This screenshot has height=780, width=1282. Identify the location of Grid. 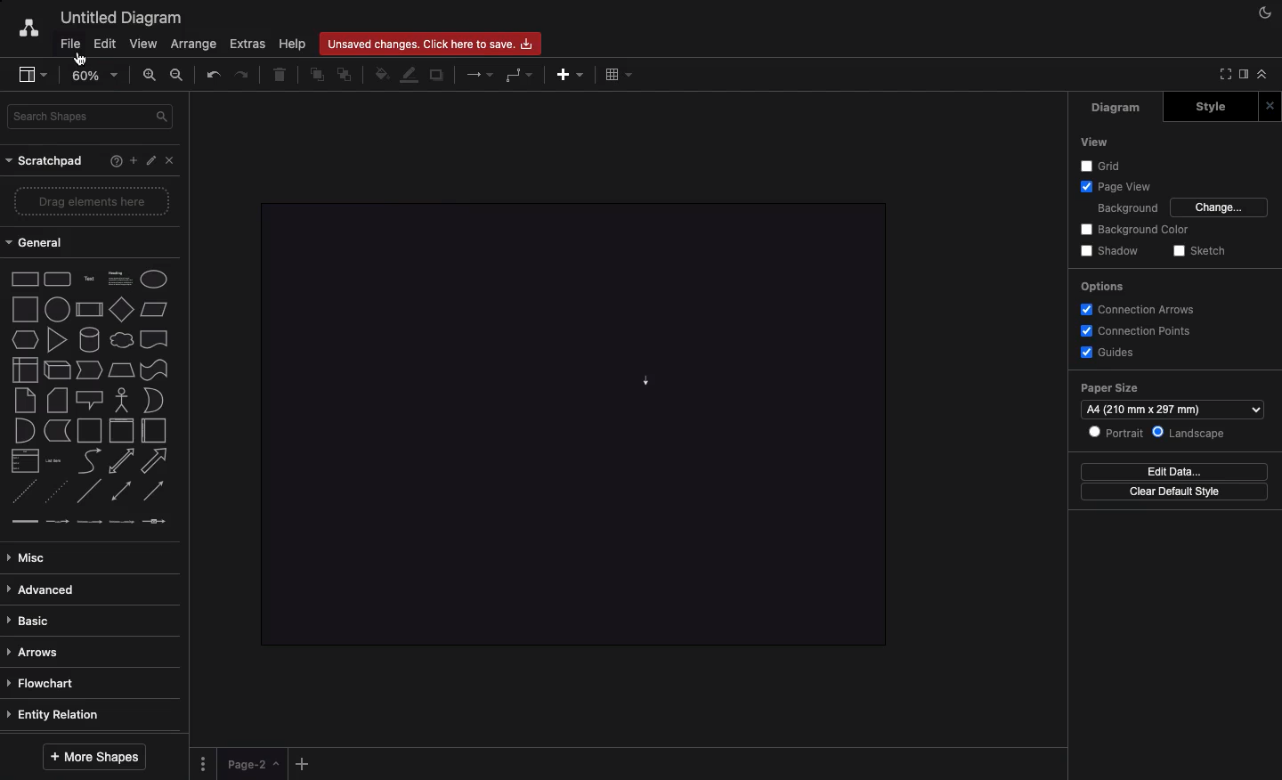
(1103, 165).